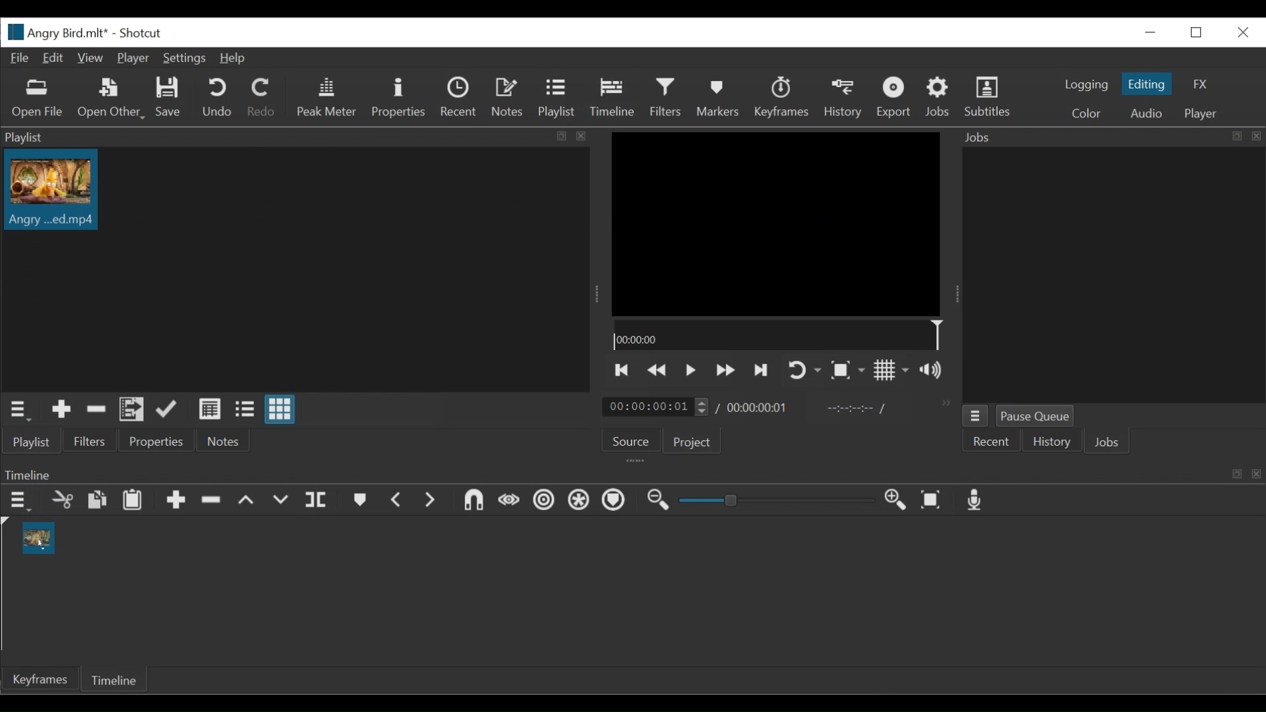  I want to click on Playlist, so click(34, 444).